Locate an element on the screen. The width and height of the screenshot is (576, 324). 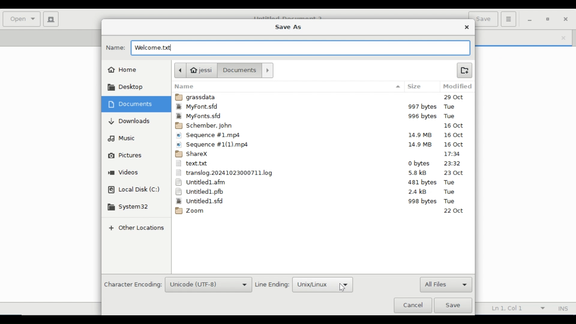
All files is located at coordinates (446, 284).